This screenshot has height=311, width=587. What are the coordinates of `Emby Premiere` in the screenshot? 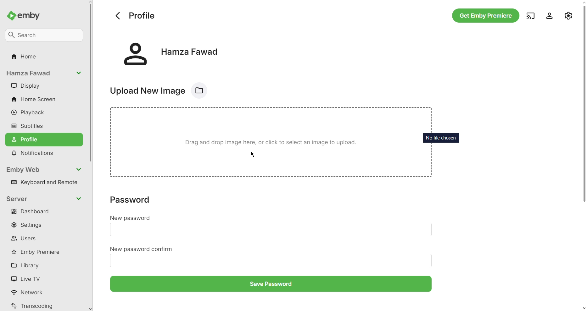 It's located at (38, 252).